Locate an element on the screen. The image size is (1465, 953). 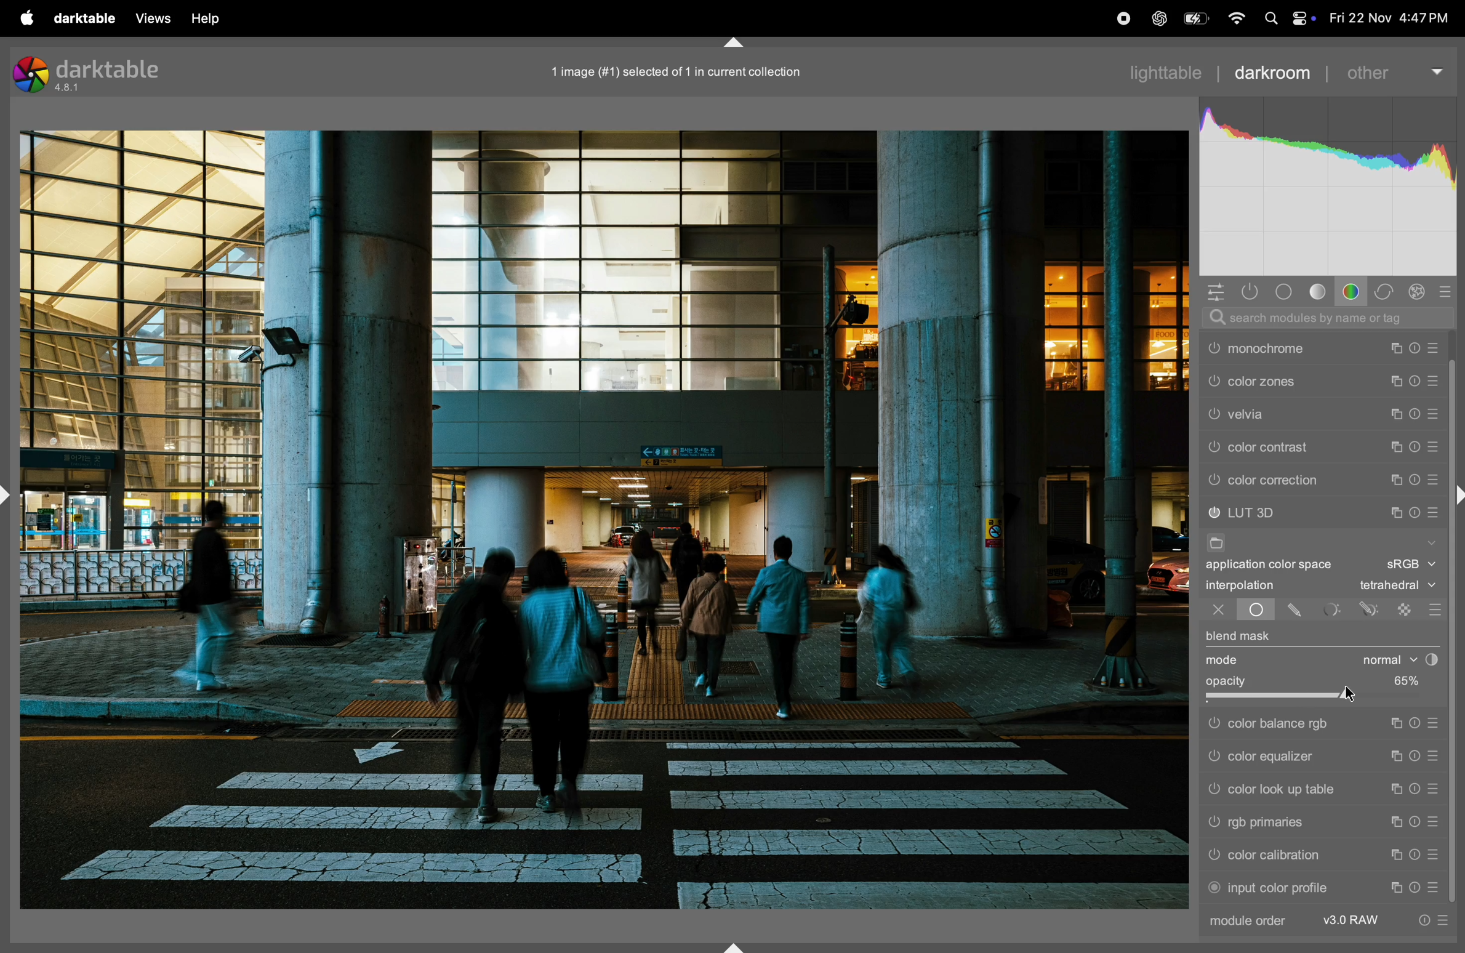
tone is located at coordinates (1318, 292).